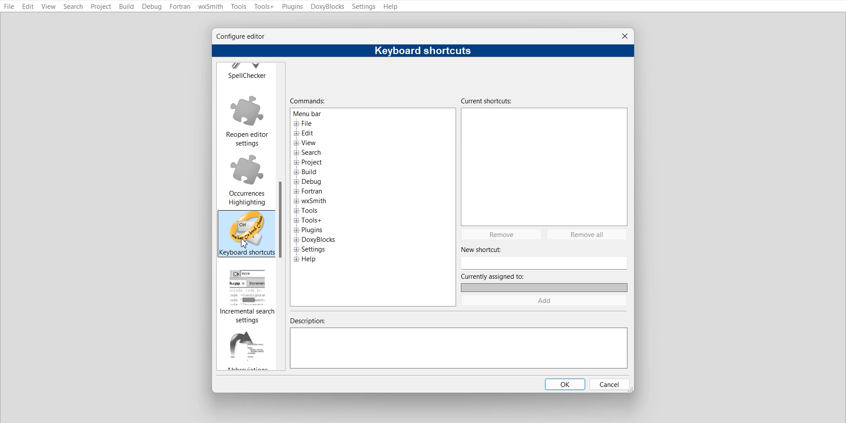 The image size is (846, 423). What do you see at coordinates (247, 120) in the screenshot?
I see `Reopen editor settings` at bounding box center [247, 120].